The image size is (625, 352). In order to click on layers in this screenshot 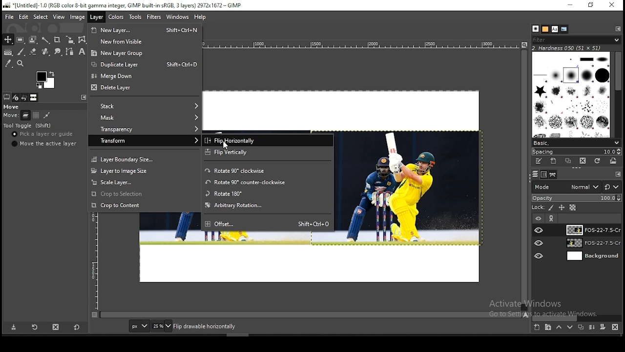, I will do `click(534, 175)`.